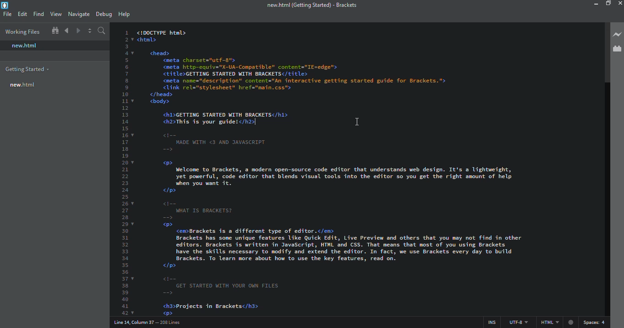 The image size is (624, 328). Describe the element at coordinates (54, 31) in the screenshot. I see `show in file tree` at that location.